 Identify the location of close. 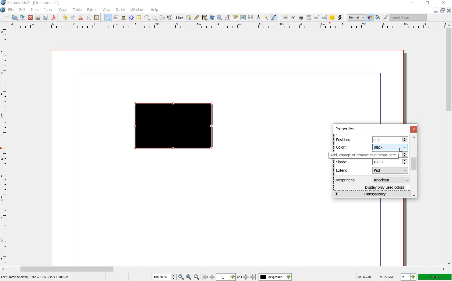
(444, 2).